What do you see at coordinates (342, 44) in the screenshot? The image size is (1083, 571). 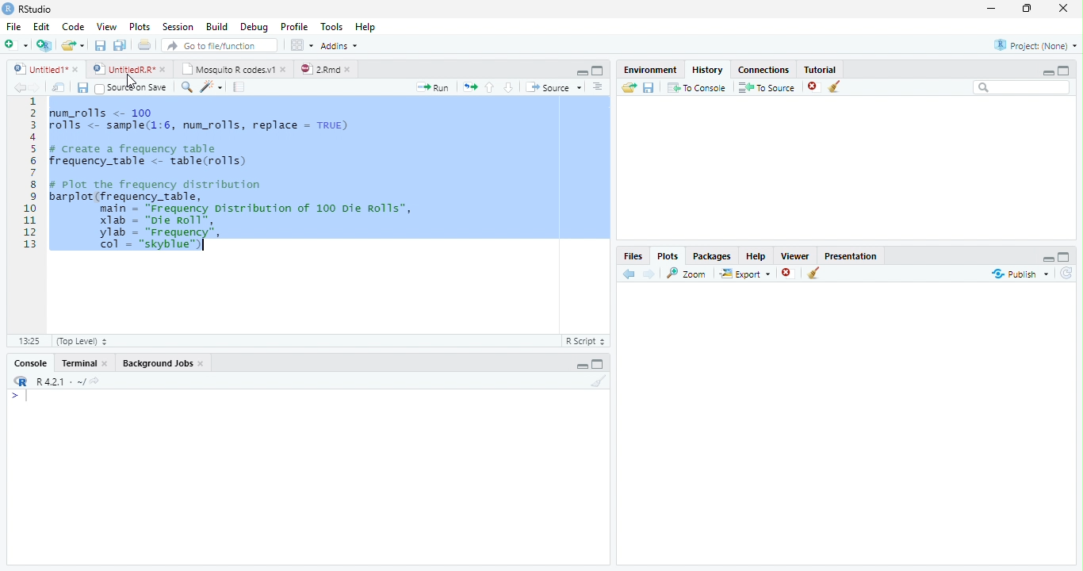 I see `Addins` at bounding box center [342, 44].